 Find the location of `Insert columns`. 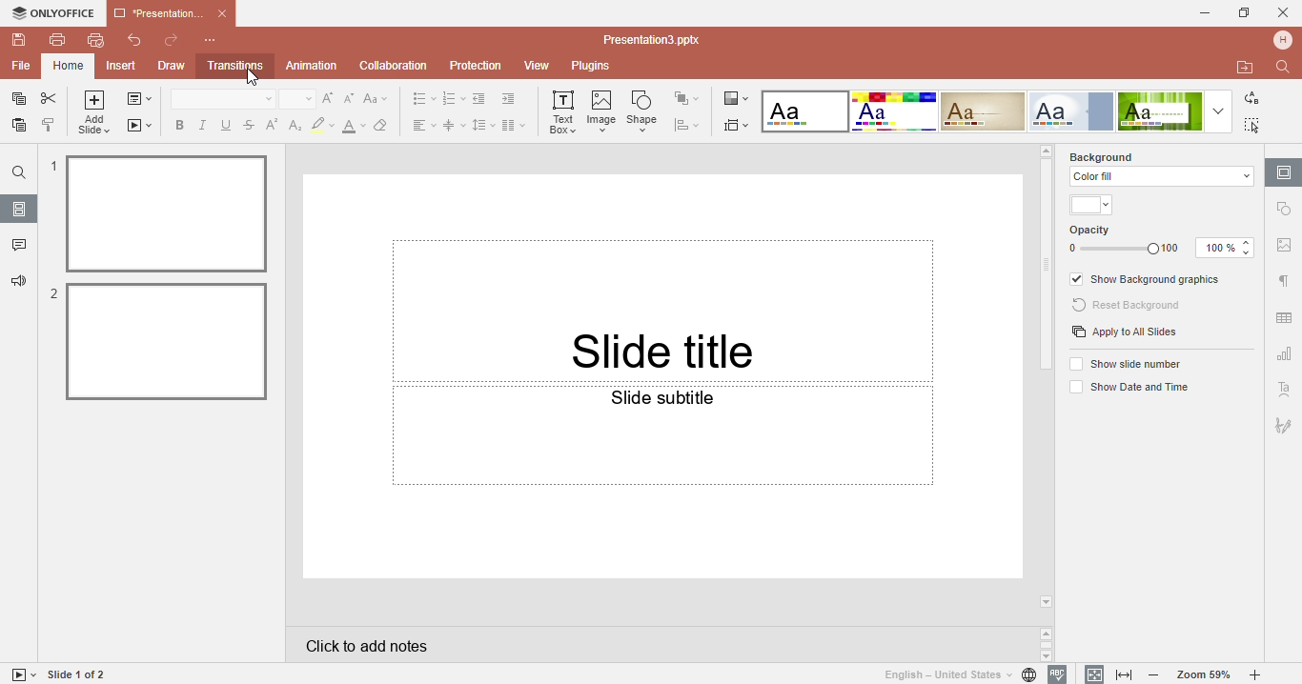

Insert columns is located at coordinates (515, 124).